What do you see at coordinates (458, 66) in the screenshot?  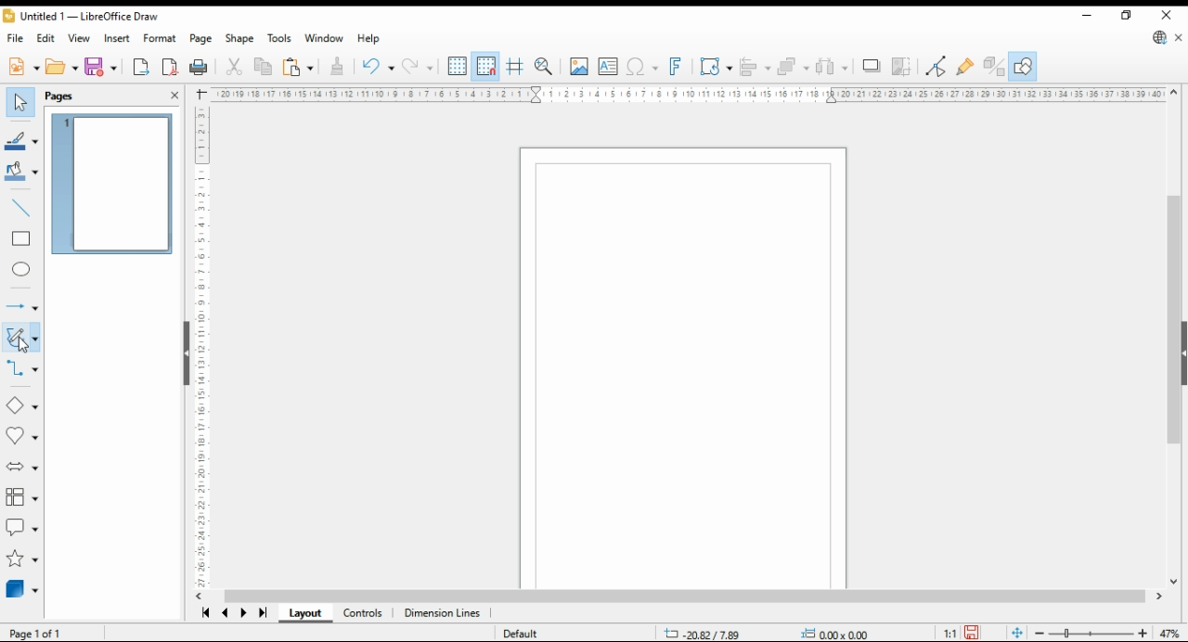 I see `show grid` at bounding box center [458, 66].